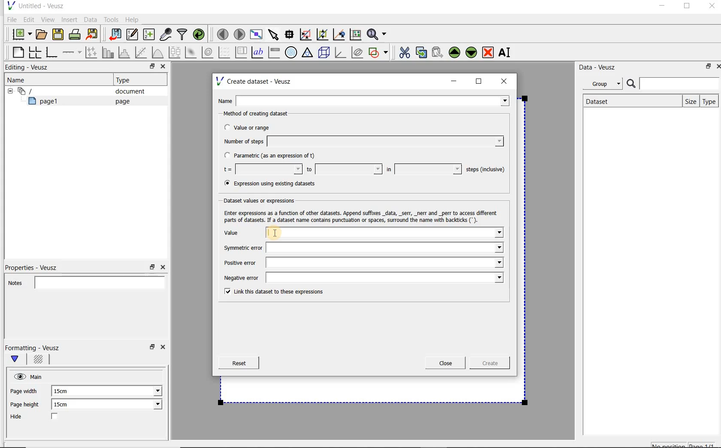  Describe the element at coordinates (507, 81) in the screenshot. I see `close` at that location.